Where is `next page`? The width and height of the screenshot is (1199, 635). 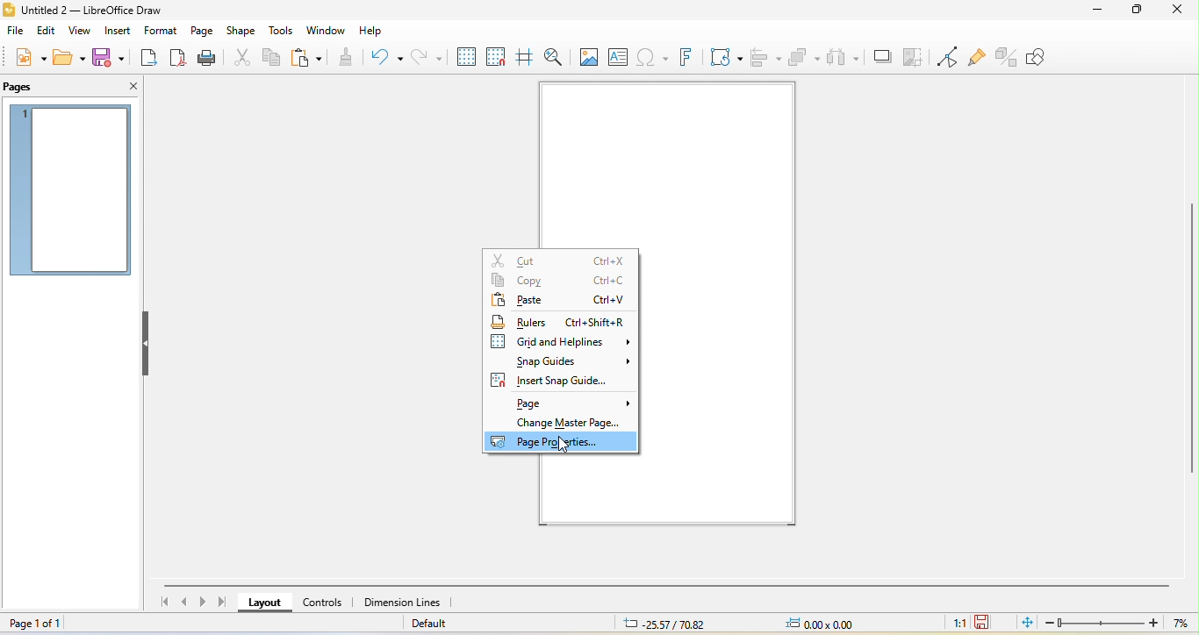 next page is located at coordinates (205, 603).